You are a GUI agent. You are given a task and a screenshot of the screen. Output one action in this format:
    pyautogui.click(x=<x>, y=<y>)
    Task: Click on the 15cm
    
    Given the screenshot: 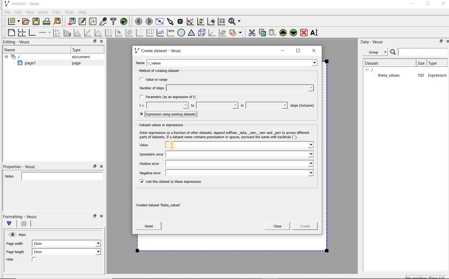 What is the action you would take?
    pyautogui.click(x=41, y=244)
    